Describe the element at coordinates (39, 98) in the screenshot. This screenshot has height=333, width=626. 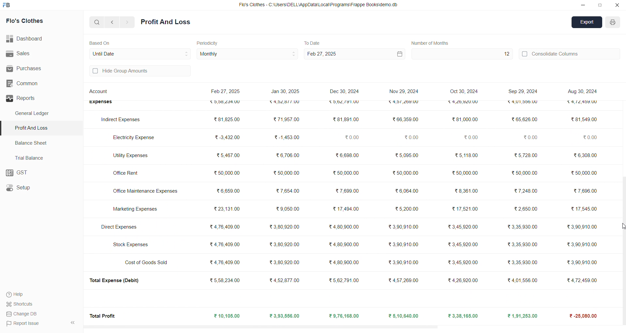
I see `Reports` at that location.